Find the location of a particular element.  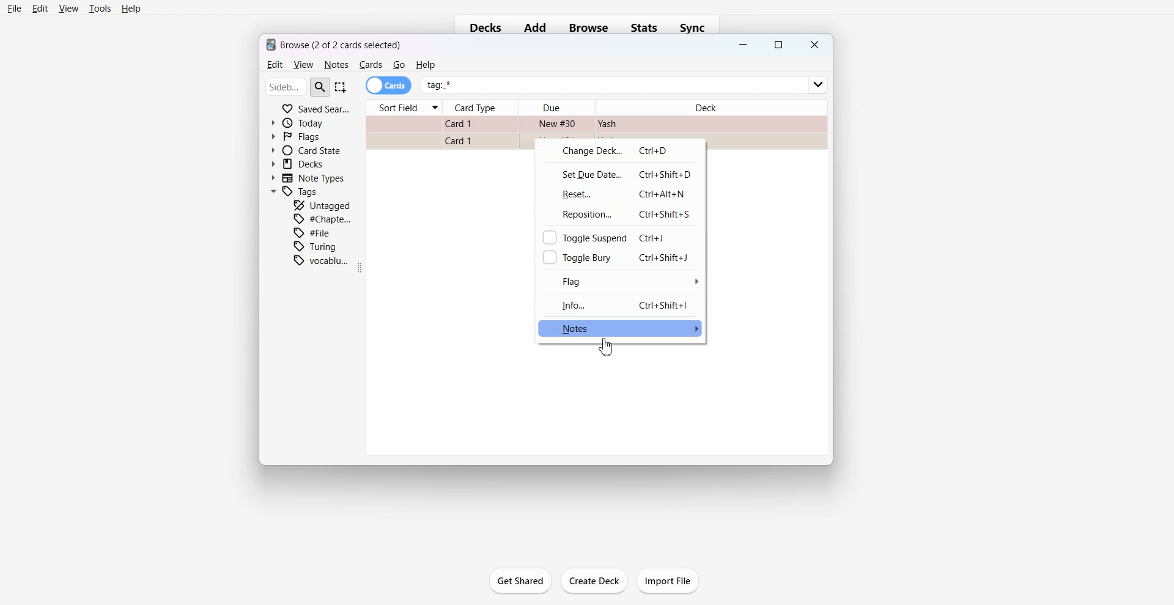

Info is located at coordinates (620, 304).